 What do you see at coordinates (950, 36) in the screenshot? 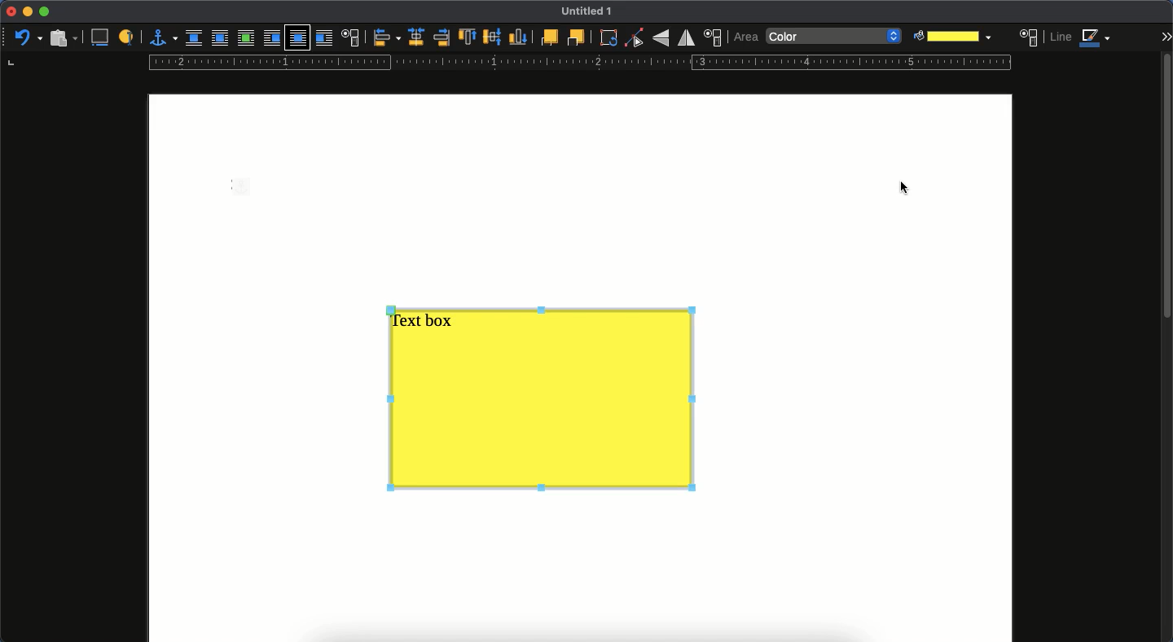
I see `yellow` at bounding box center [950, 36].